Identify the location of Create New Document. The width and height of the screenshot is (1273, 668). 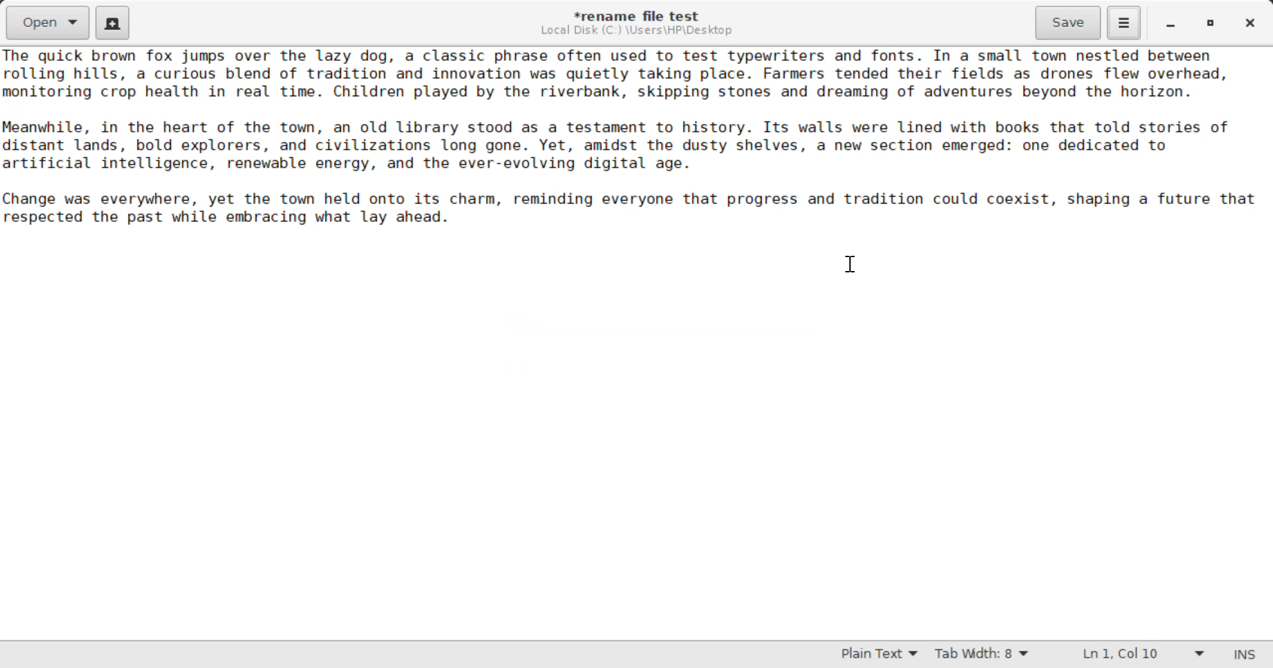
(115, 23).